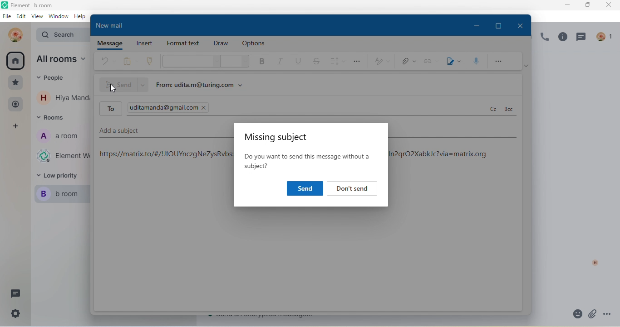 This screenshot has height=327, width=620. What do you see at coordinates (317, 62) in the screenshot?
I see `strickthrough` at bounding box center [317, 62].